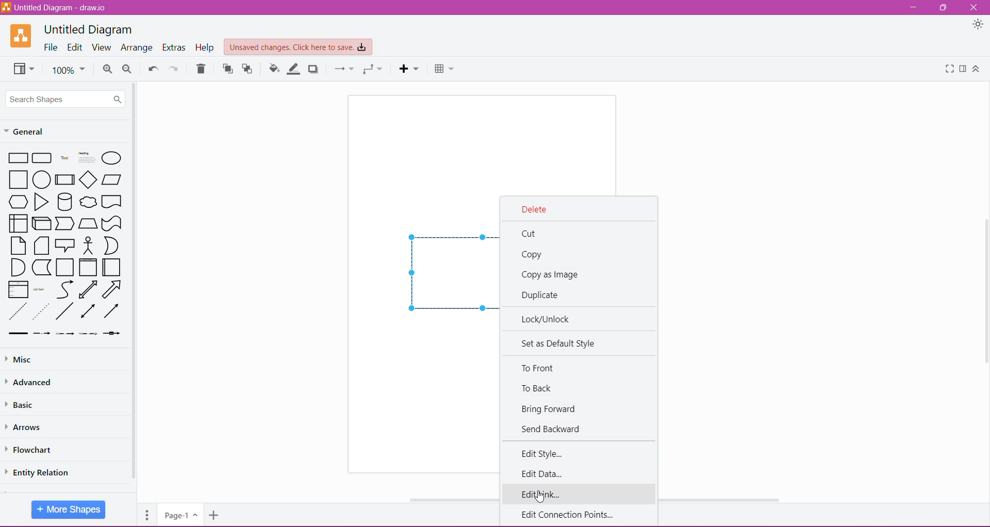 The width and height of the screenshot is (990, 527). What do you see at coordinates (298, 47) in the screenshot?
I see `Unsaved Changes. Click here to save.` at bounding box center [298, 47].